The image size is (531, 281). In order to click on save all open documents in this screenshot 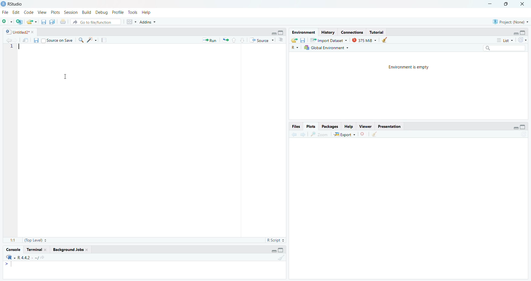, I will do `click(52, 21)`.